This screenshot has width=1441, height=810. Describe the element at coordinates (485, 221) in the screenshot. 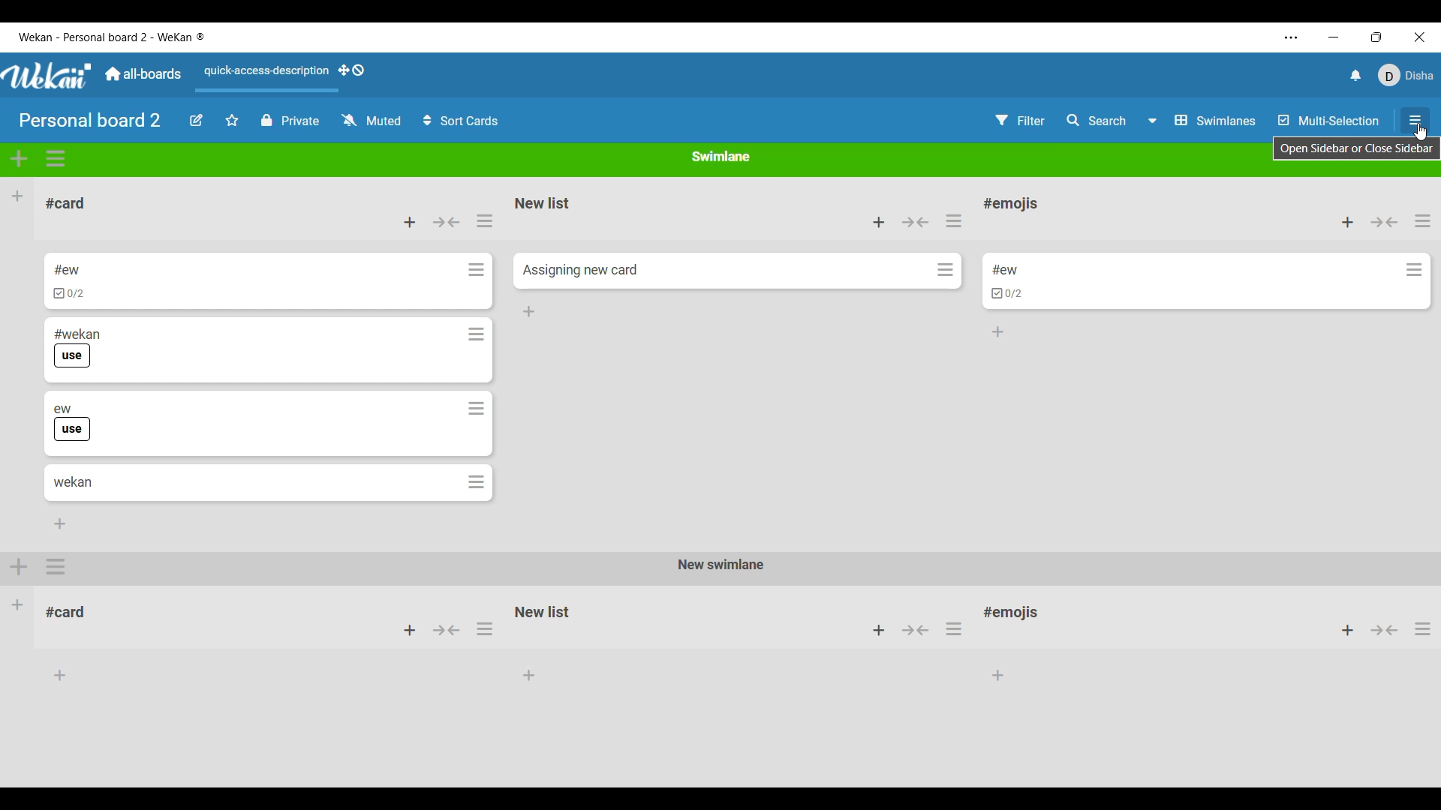

I see `List actions` at that location.